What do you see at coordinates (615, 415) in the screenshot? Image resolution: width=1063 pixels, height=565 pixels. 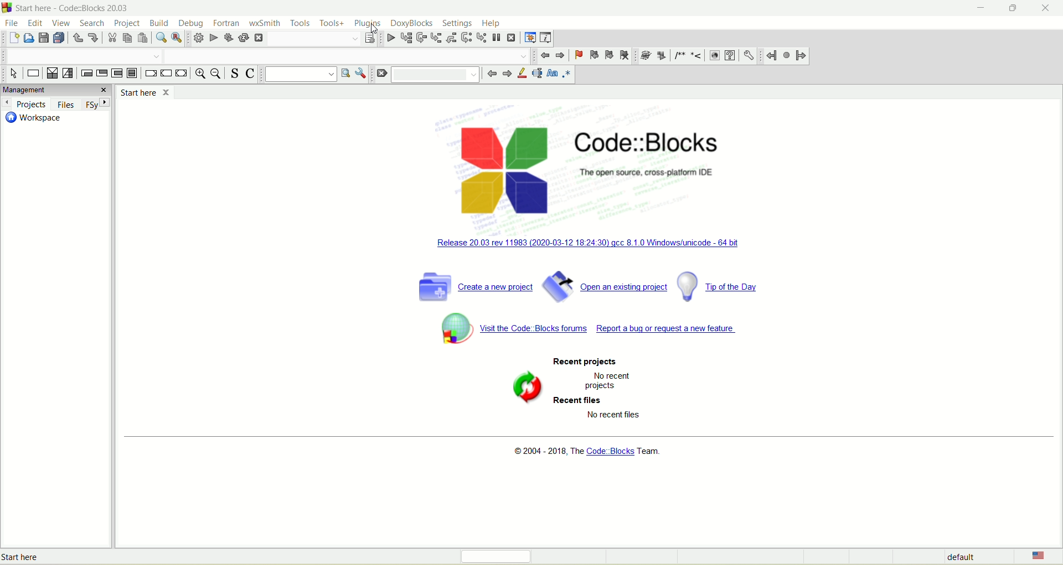 I see `No recent files` at bounding box center [615, 415].